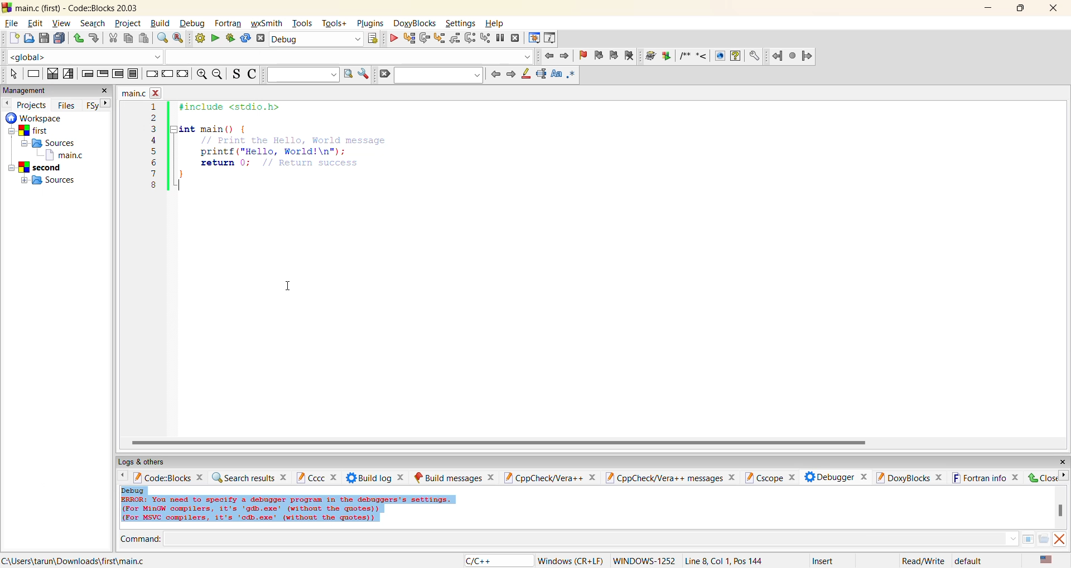  I want to click on search, so click(92, 23).